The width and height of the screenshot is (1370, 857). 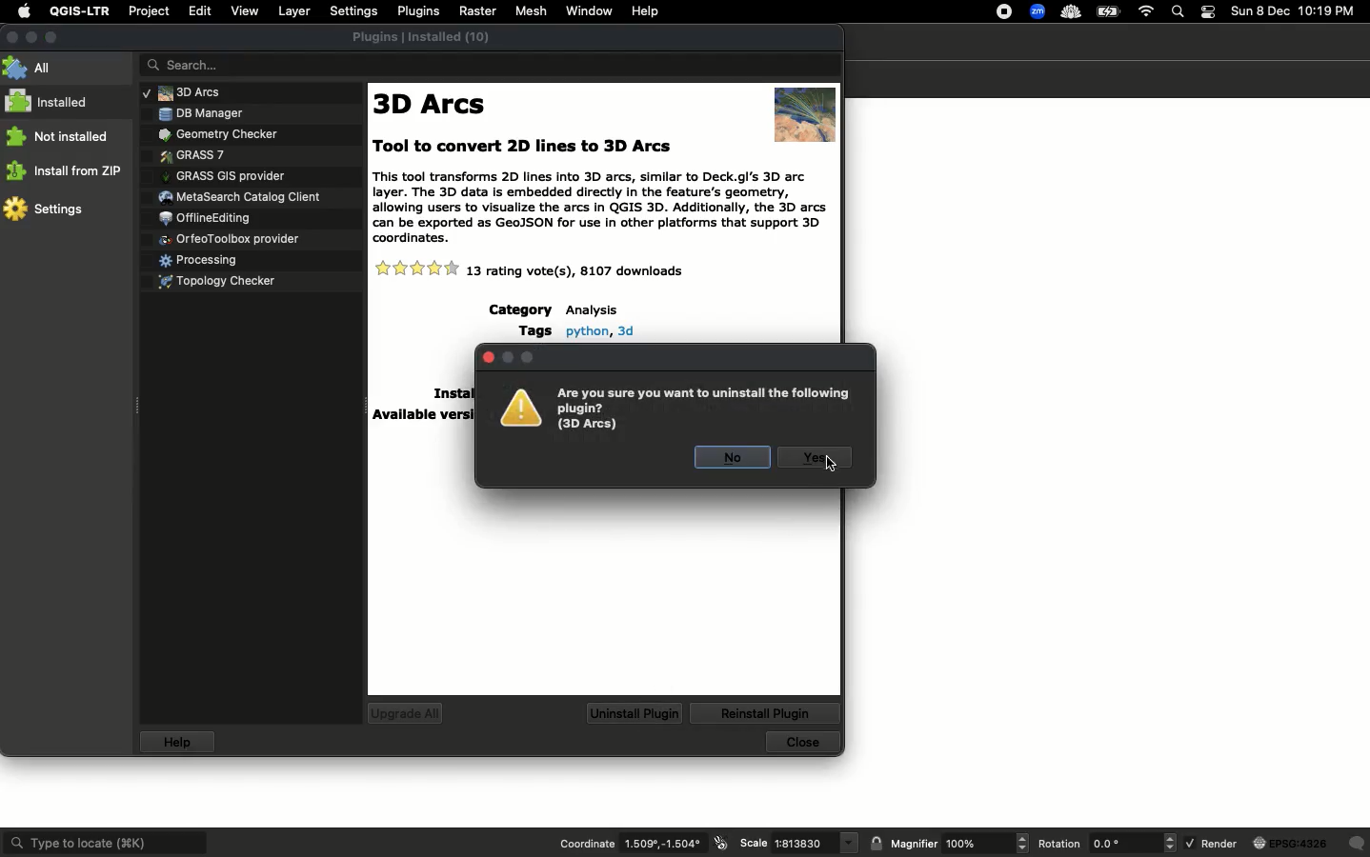 I want to click on No, so click(x=734, y=457).